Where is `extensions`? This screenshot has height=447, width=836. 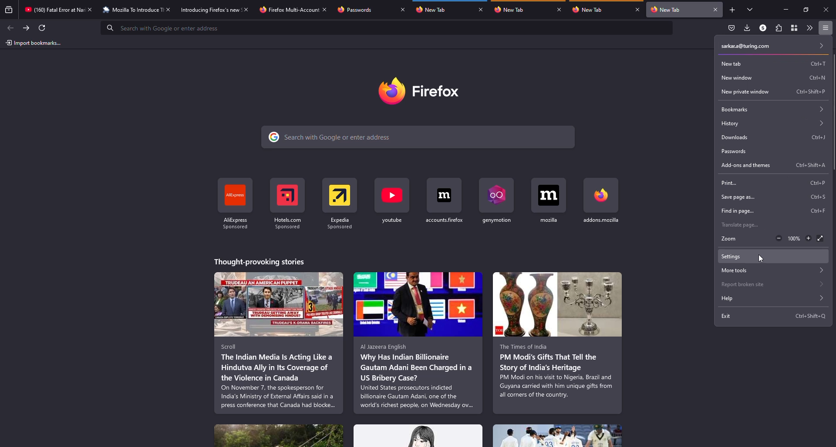
extensions is located at coordinates (778, 28).